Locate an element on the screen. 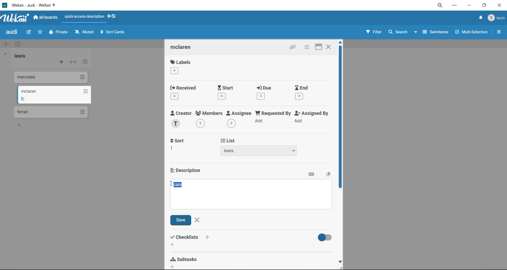 This screenshot has width=507, height=270. end is located at coordinates (307, 93).